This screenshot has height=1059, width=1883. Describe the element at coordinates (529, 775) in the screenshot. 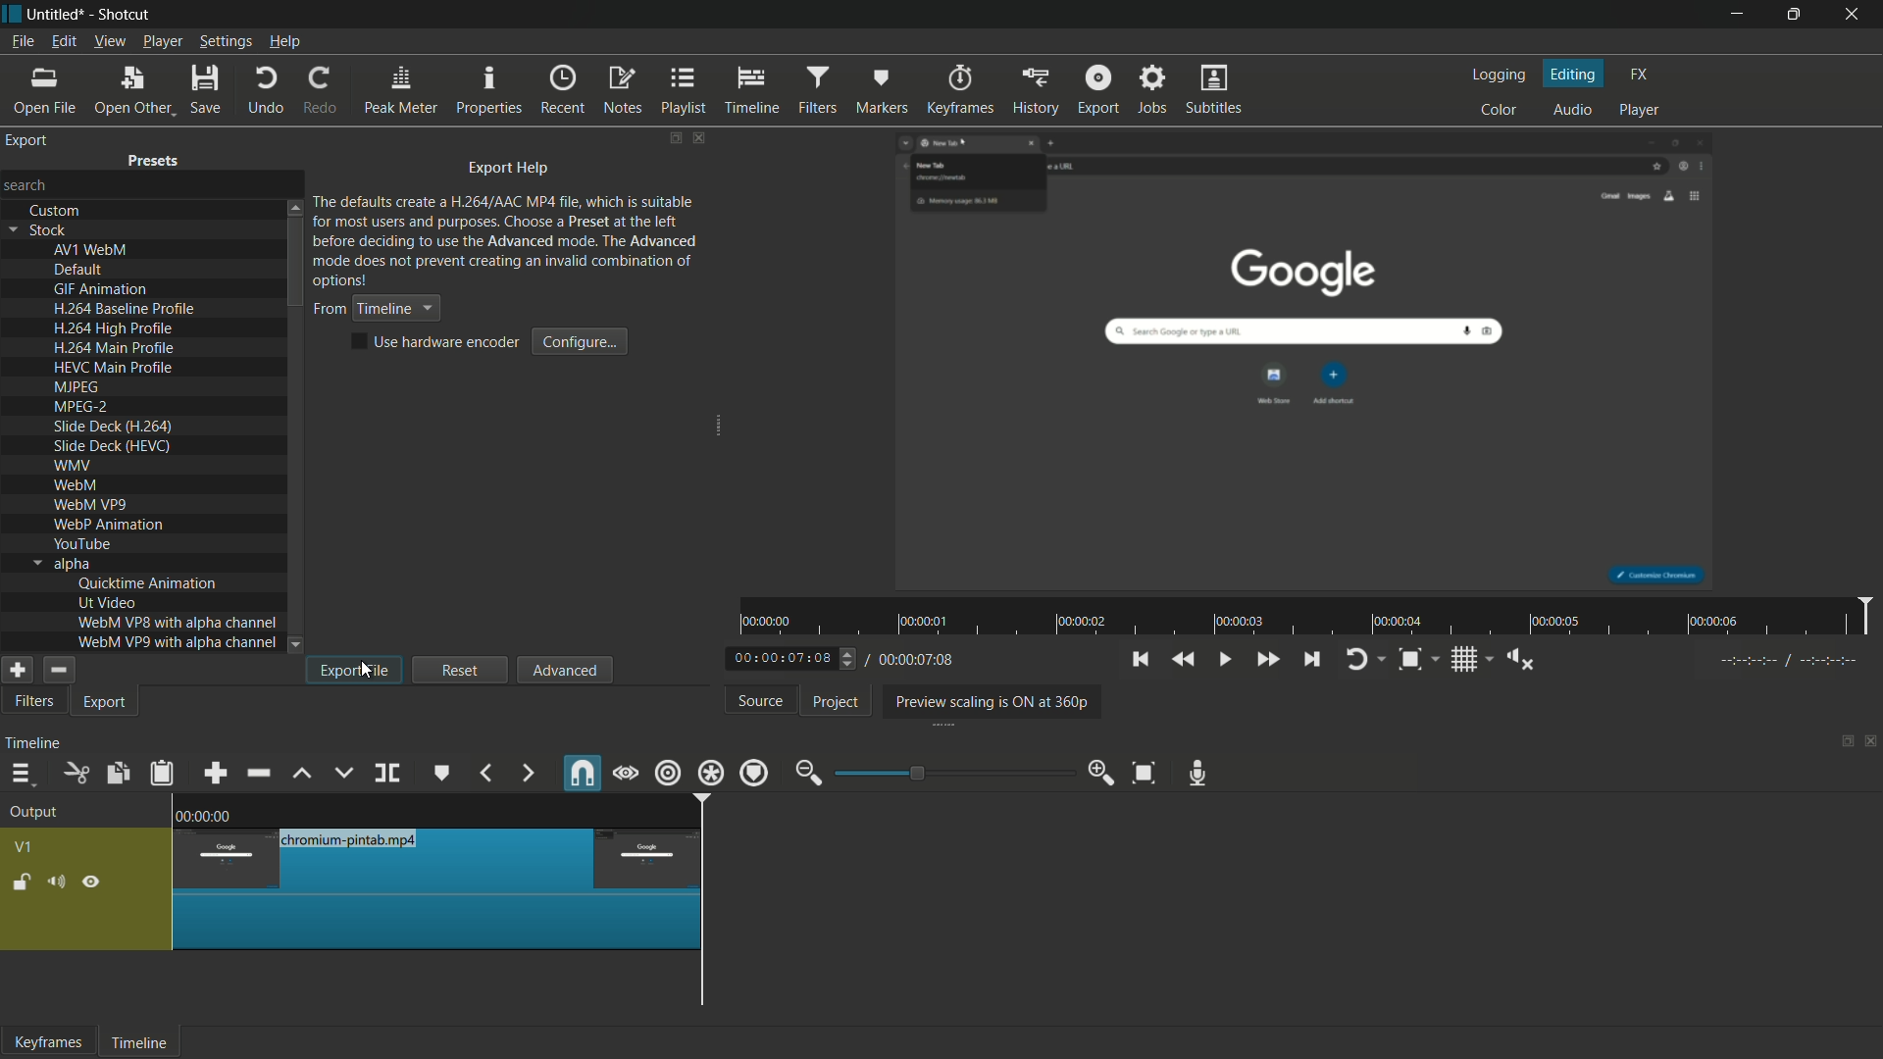

I see `next marker` at that location.